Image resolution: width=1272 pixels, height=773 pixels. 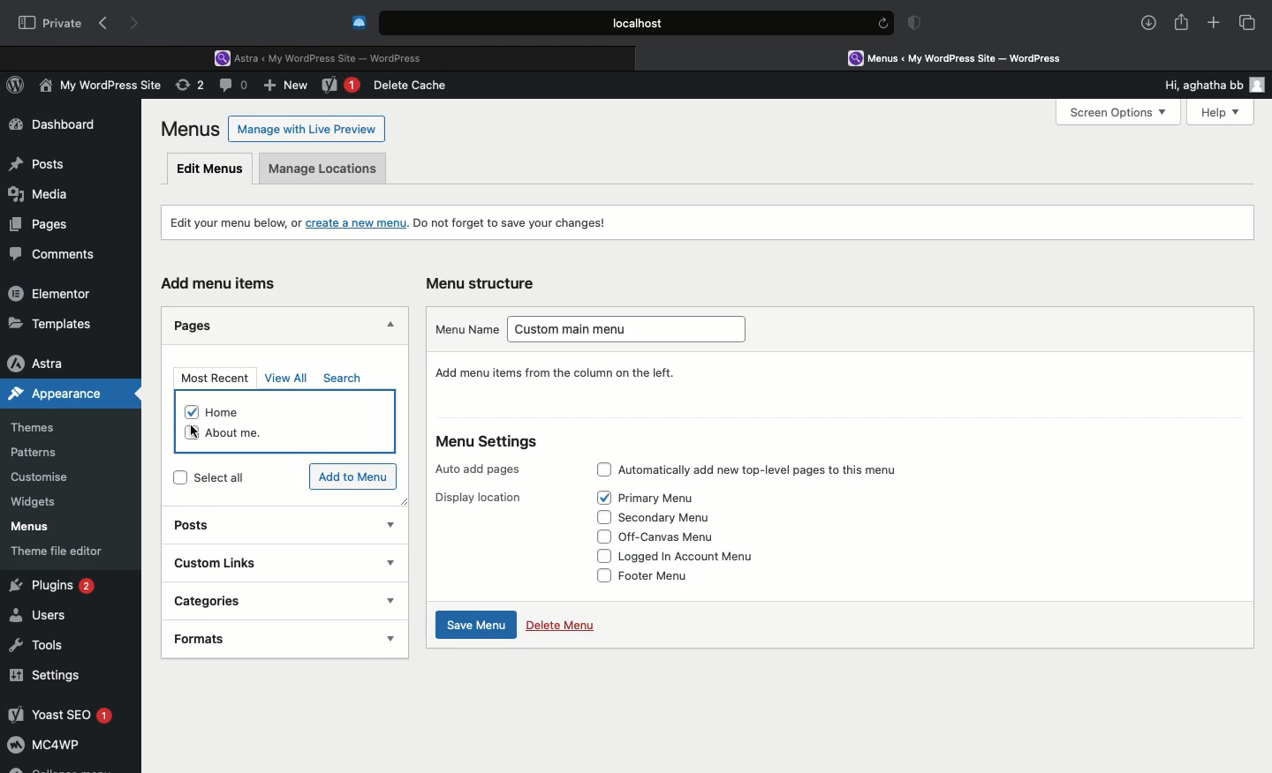 I want to click on Logged in account menu, so click(x=699, y=557).